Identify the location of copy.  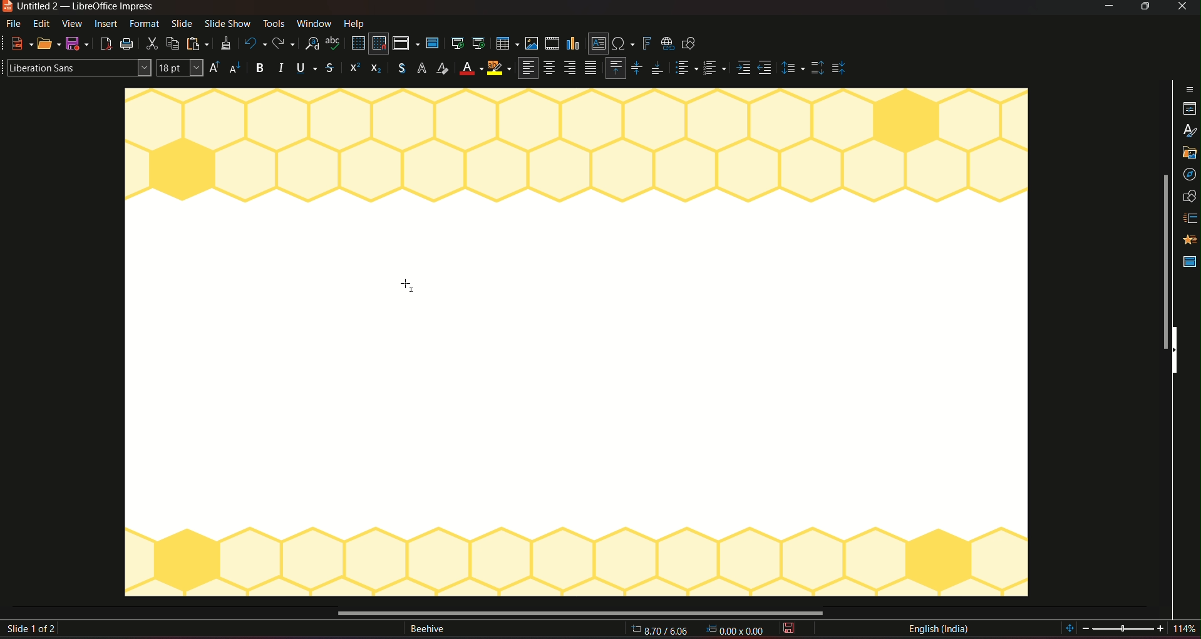
(173, 43).